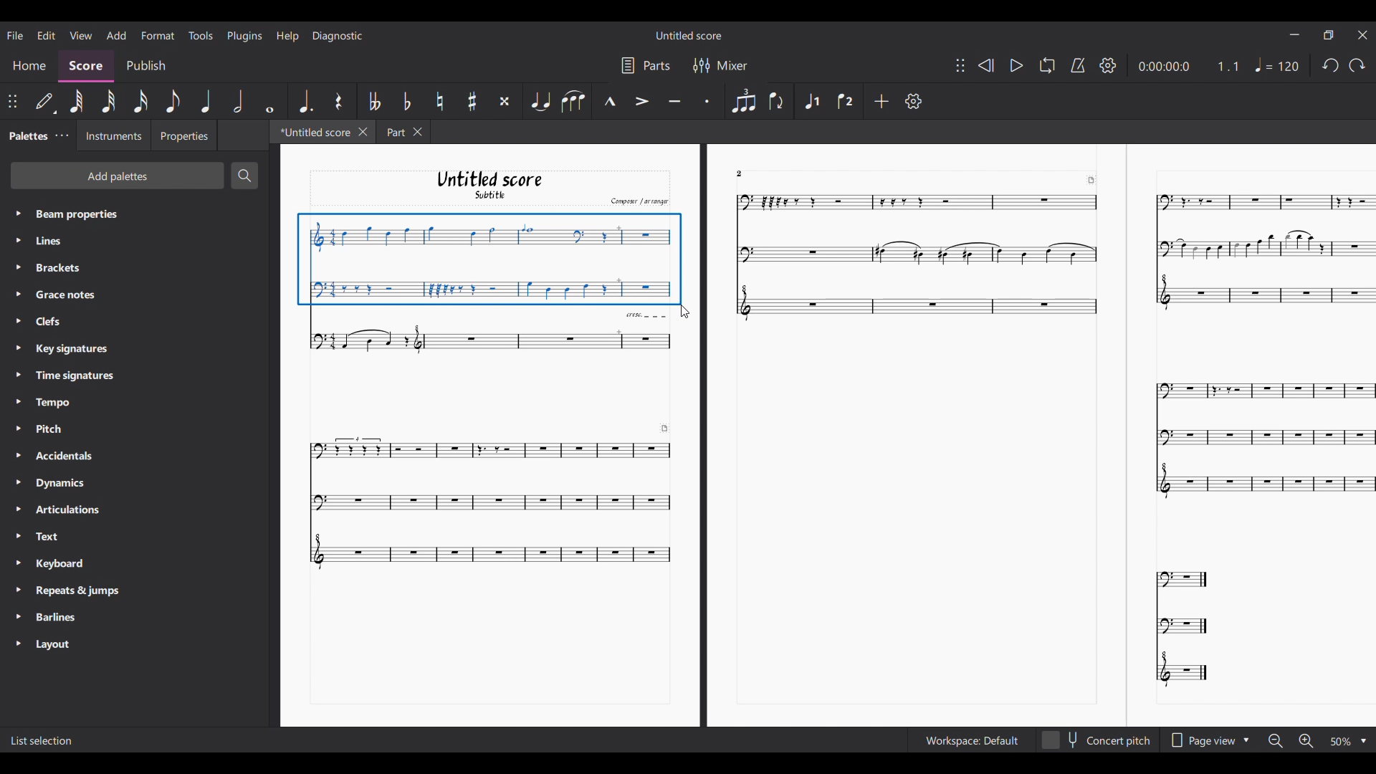 Image resolution: width=1376 pixels, height=774 pixels. Describe the element at coordinates (17, 432) in the screenshot. I see `` at that location.